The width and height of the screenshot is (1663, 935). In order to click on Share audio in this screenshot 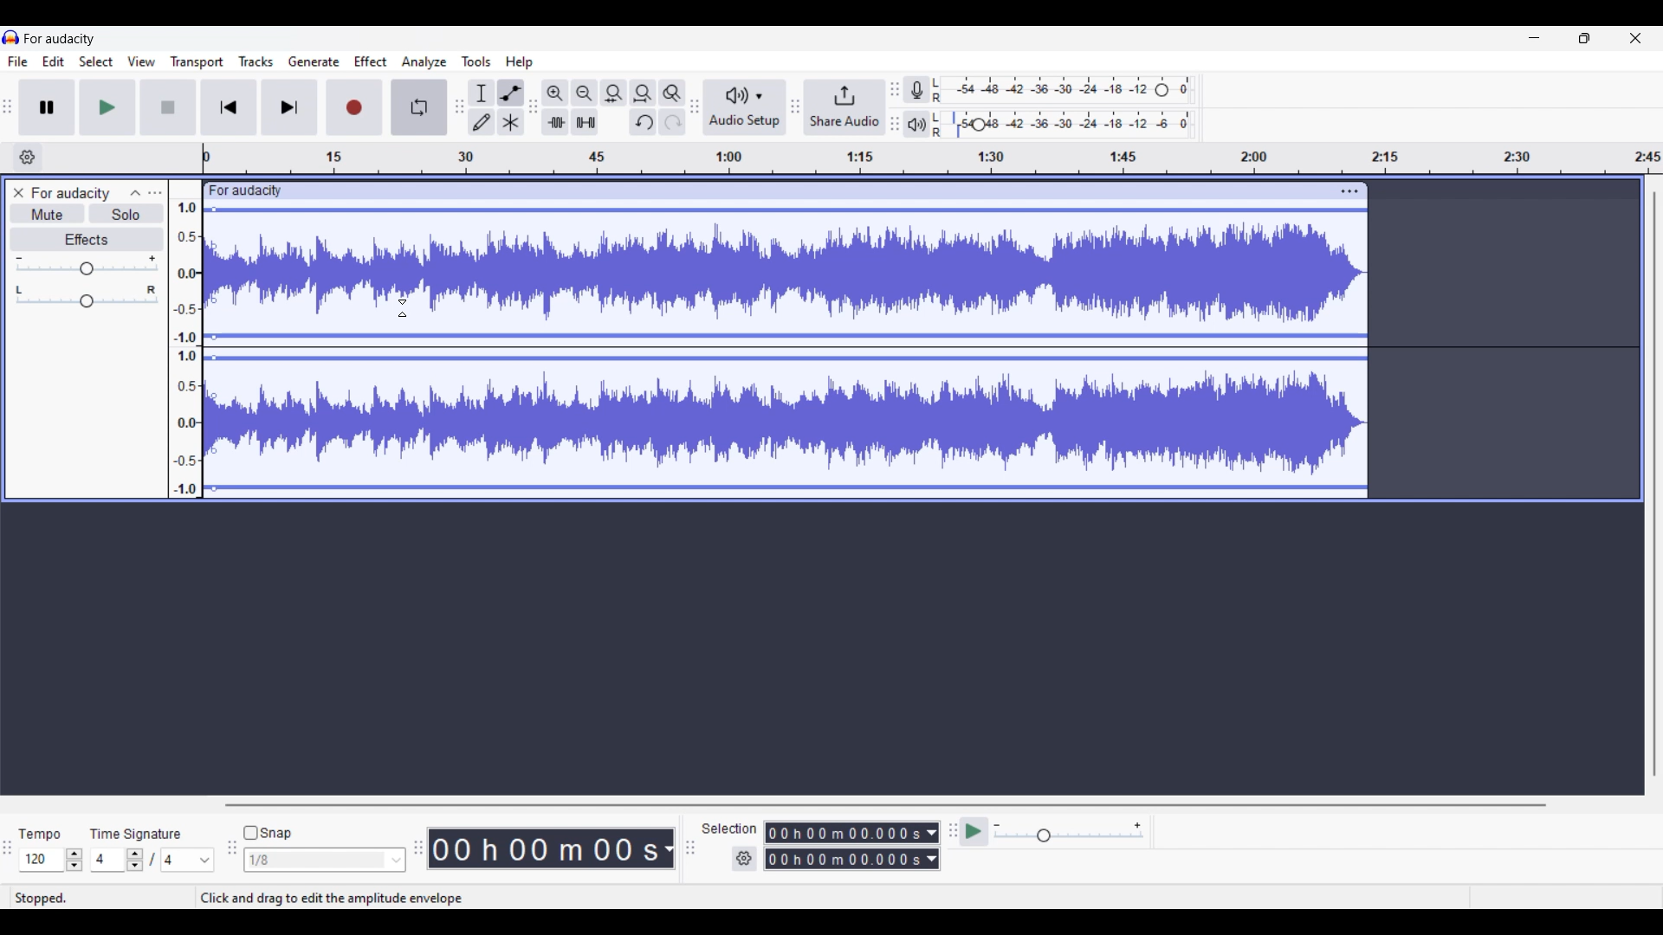, I will do `click(845, 106)`.